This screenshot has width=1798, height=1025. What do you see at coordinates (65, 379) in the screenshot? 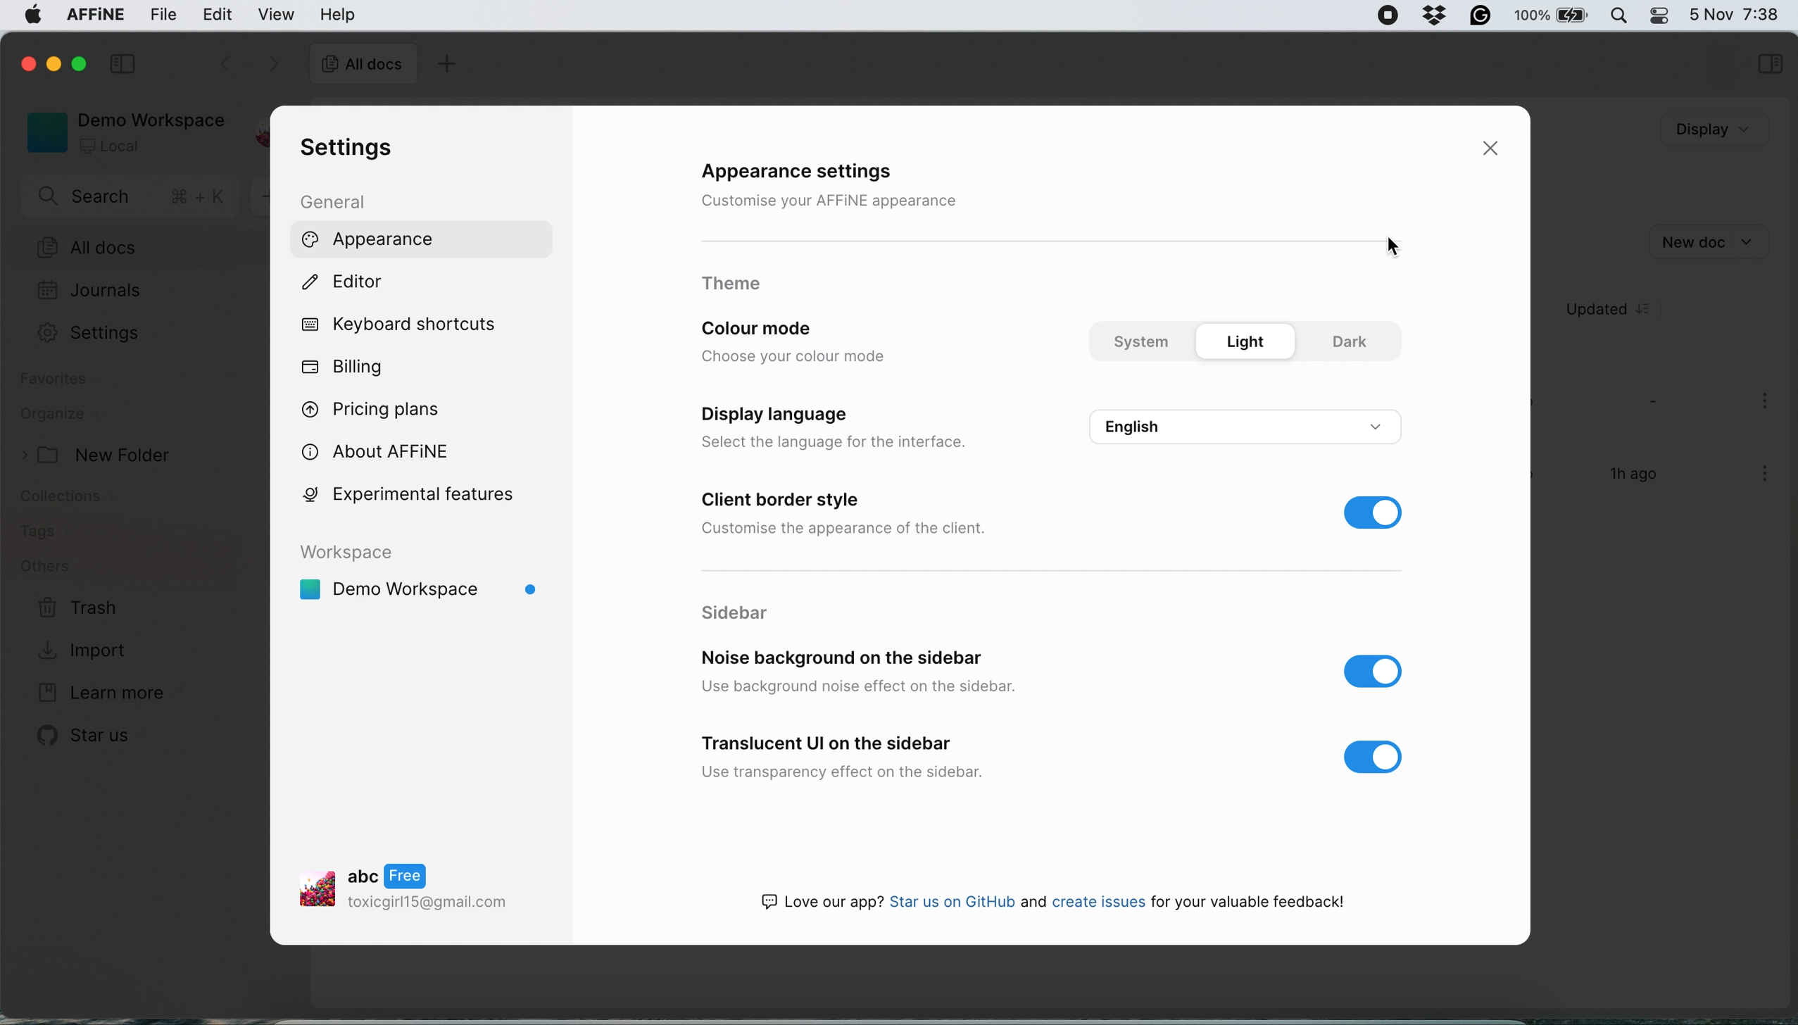
I see `favourites` at bounding box center [65, 379].